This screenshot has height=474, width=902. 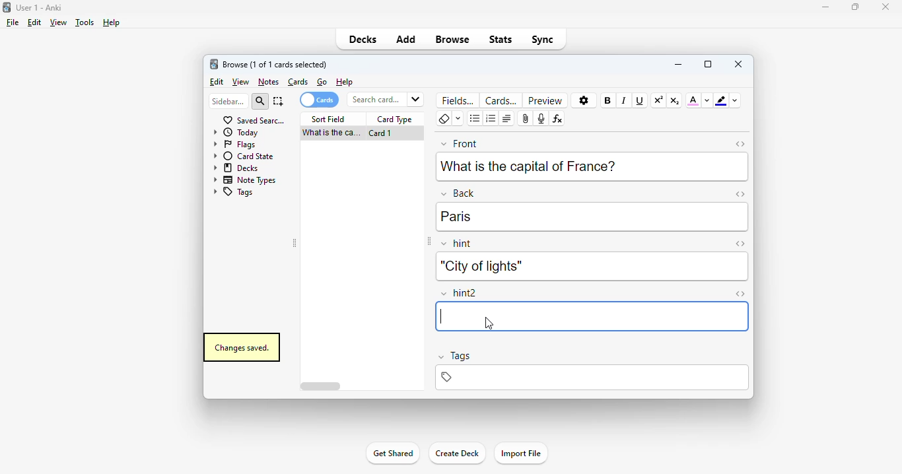 I want to click on superscript, so click(x=658, y=100).